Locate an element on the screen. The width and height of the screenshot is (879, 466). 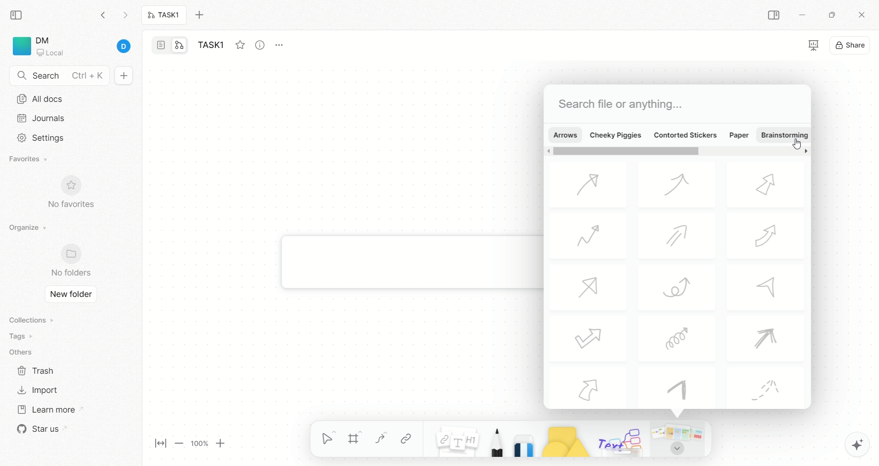
selection is located at coordinates (329, 440).